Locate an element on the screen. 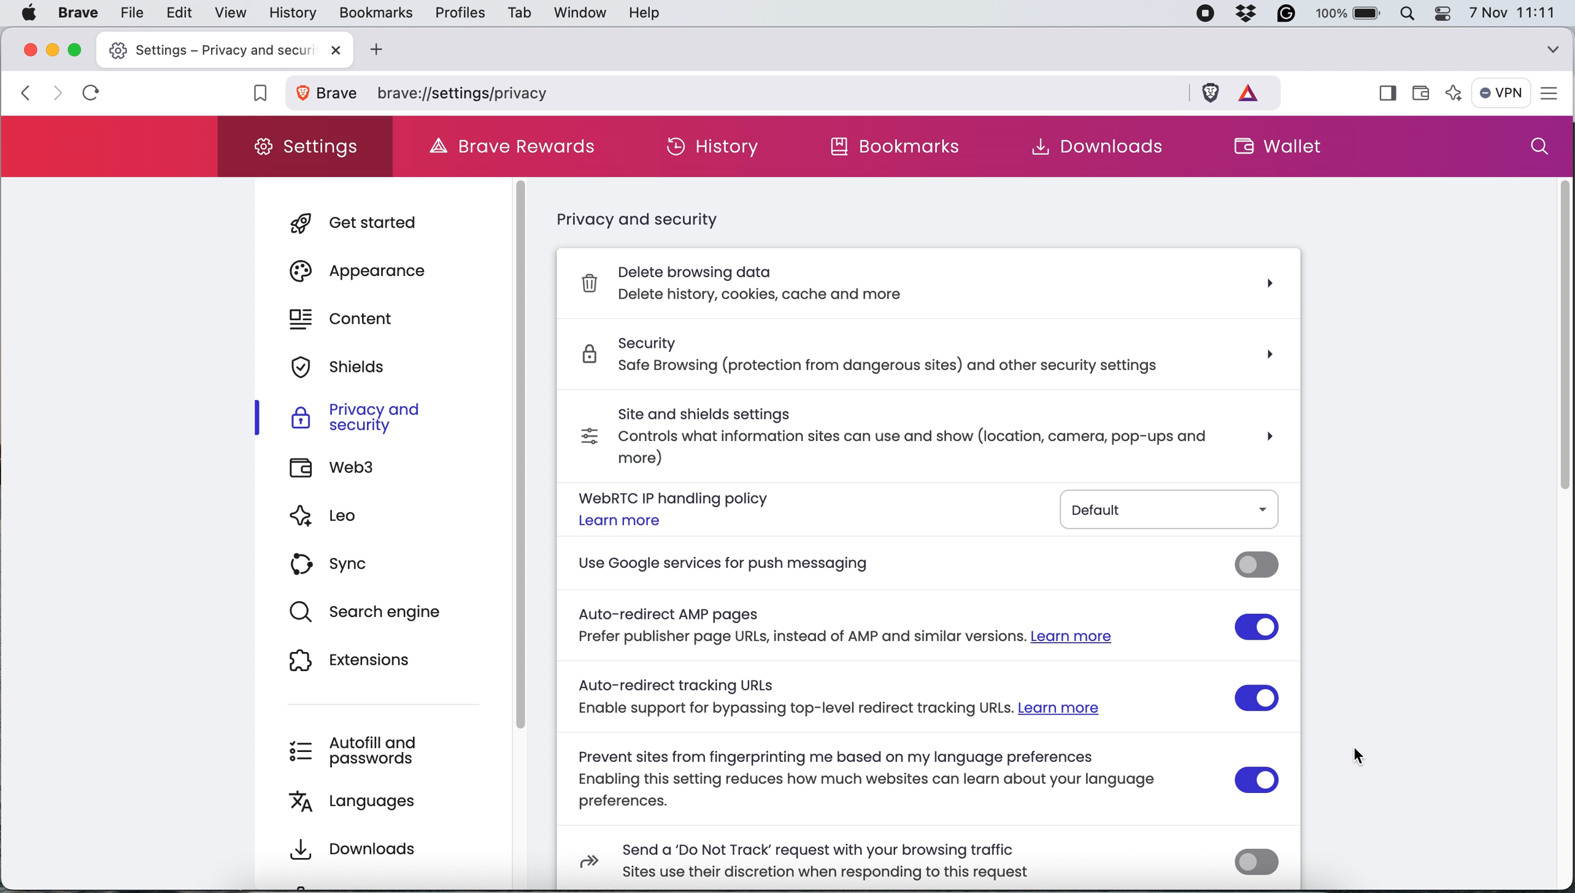 The image size is (1575, 893). refresh is located at coordinates (92, 93).